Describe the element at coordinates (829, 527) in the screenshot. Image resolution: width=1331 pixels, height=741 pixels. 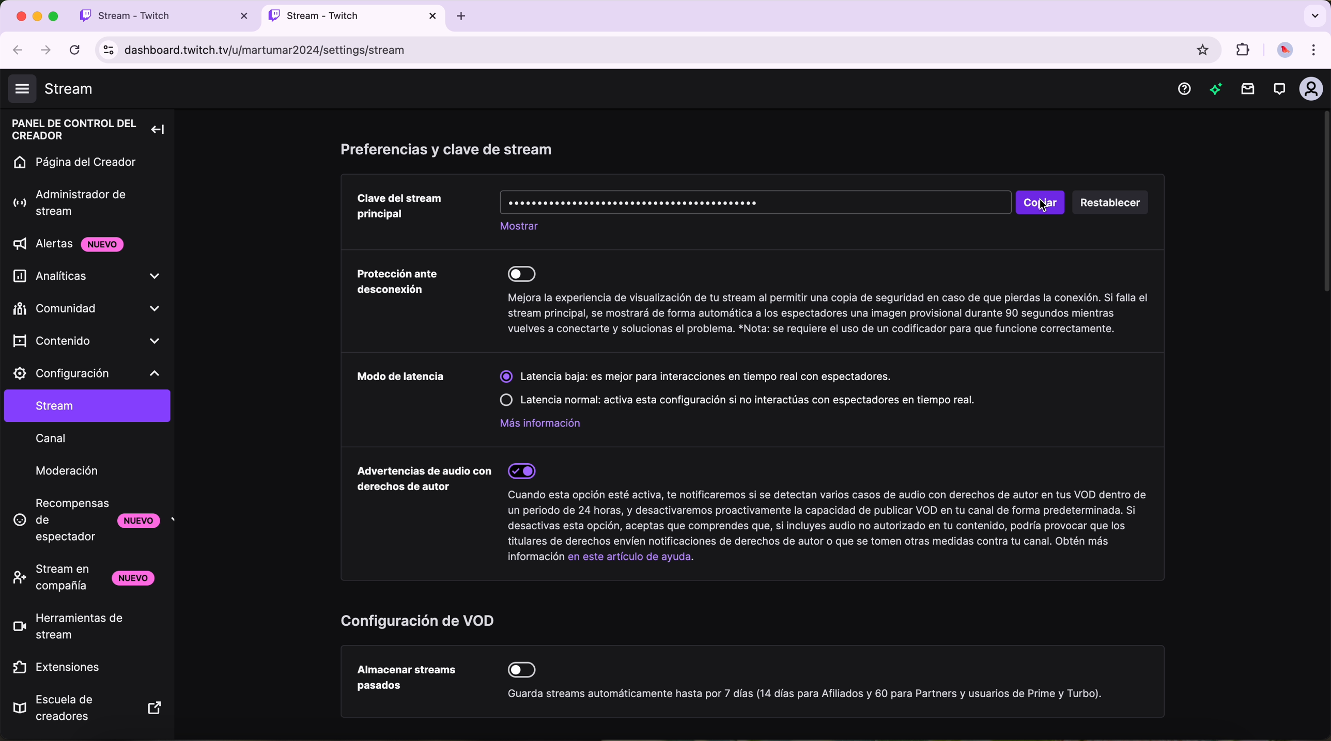
I see `description option` at that location.